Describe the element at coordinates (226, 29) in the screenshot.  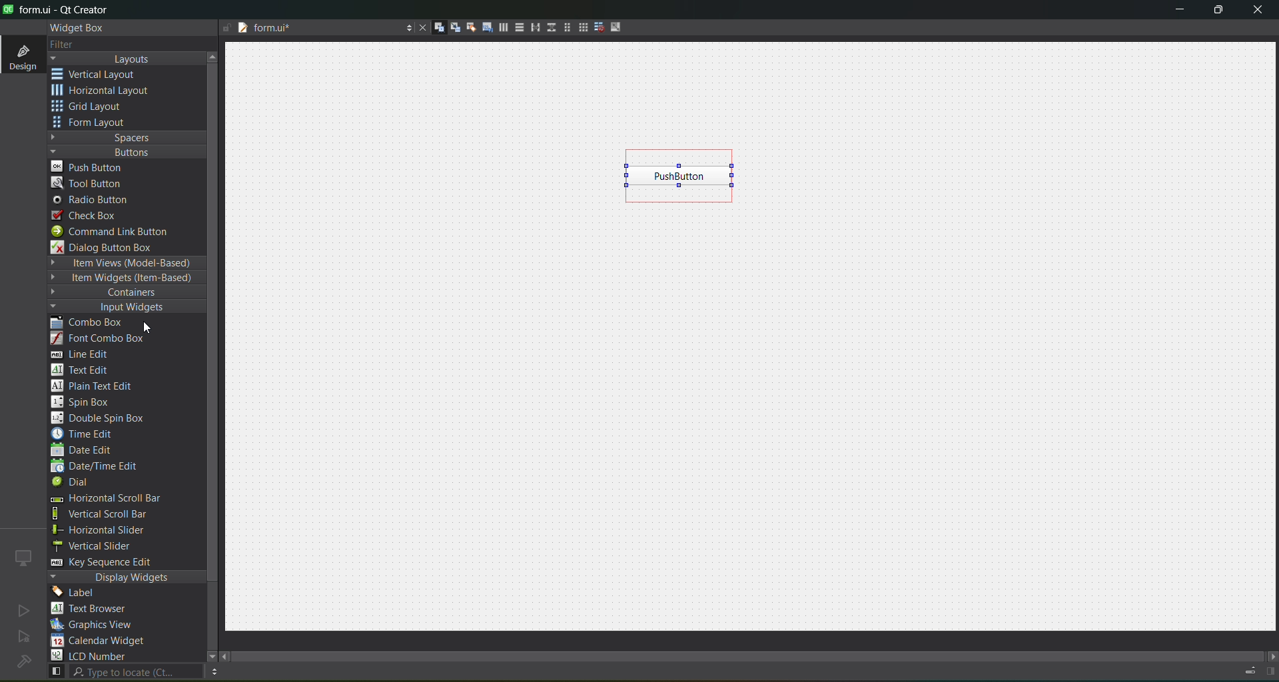
I see `file is writable` at that location.